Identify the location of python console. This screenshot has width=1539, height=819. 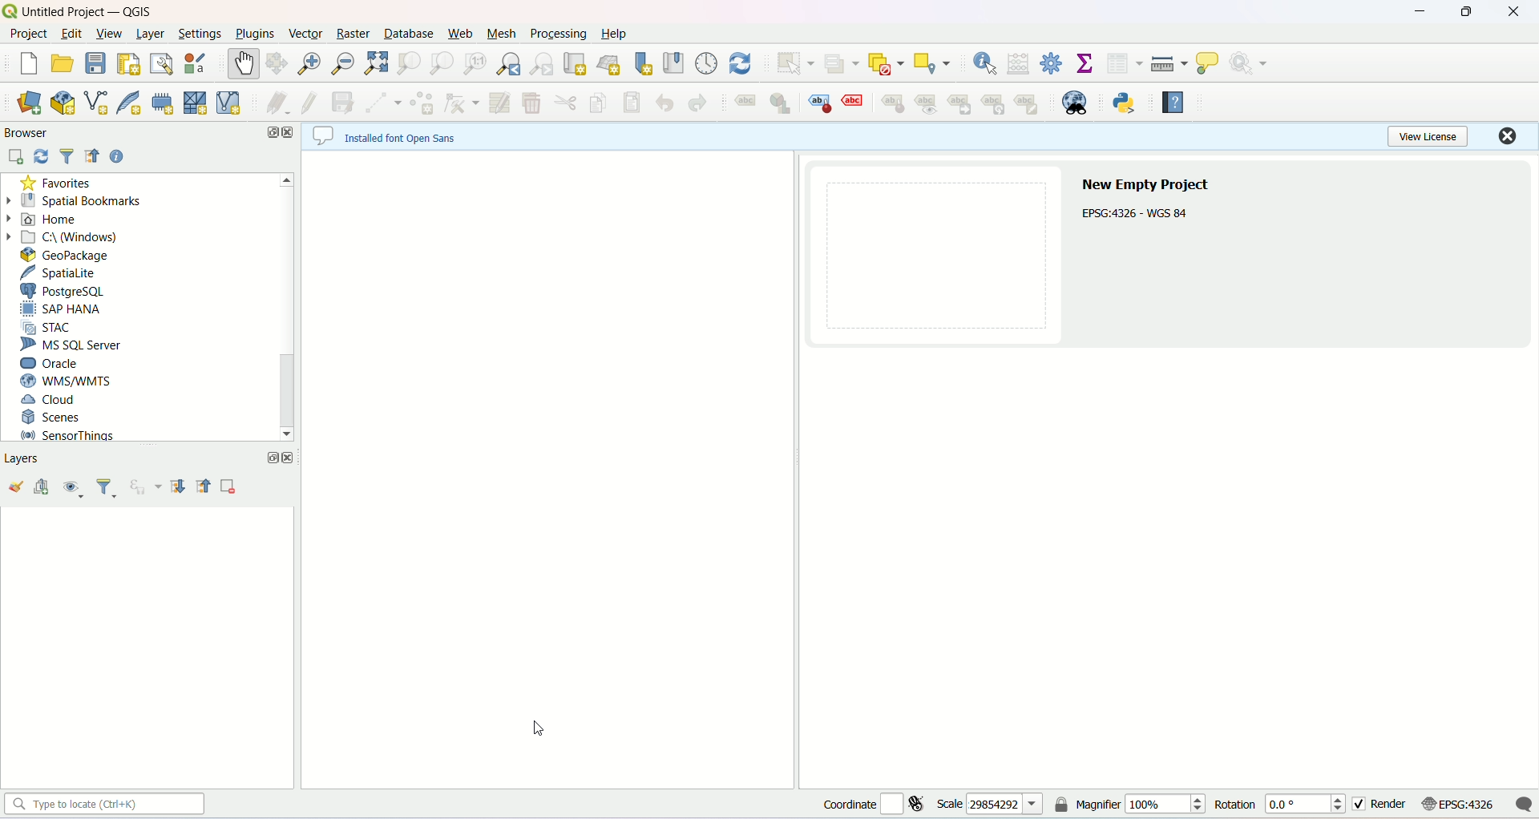
(1124, 102).